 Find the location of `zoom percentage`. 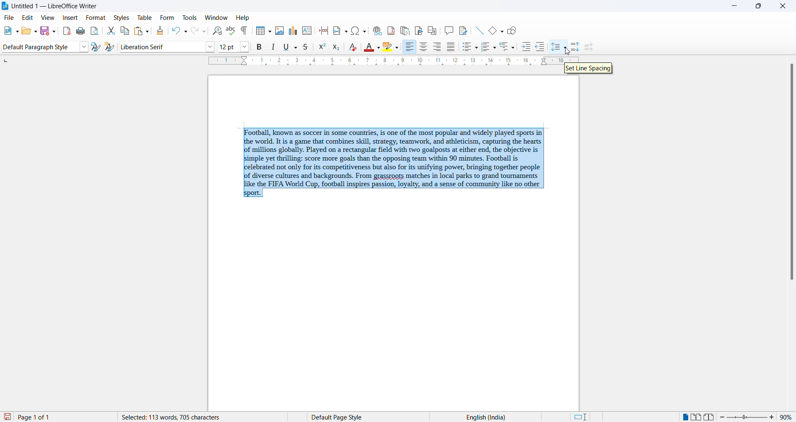

zoom percentage is located at coordinates (787, 417).